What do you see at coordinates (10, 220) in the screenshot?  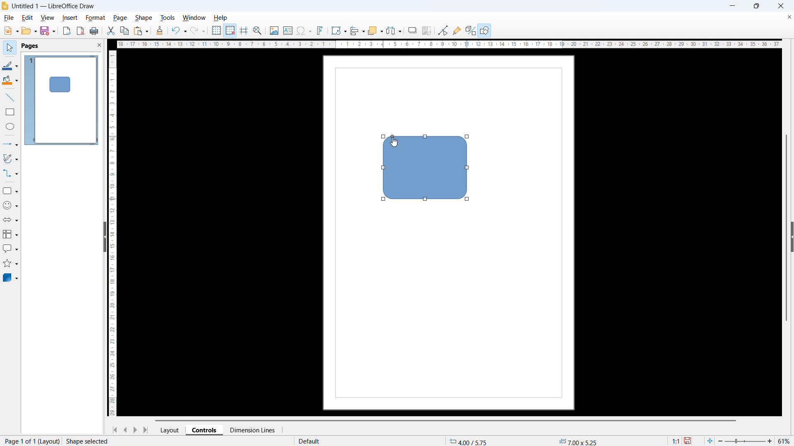 I see `Block arrows ` at bounding box center [10, 220].